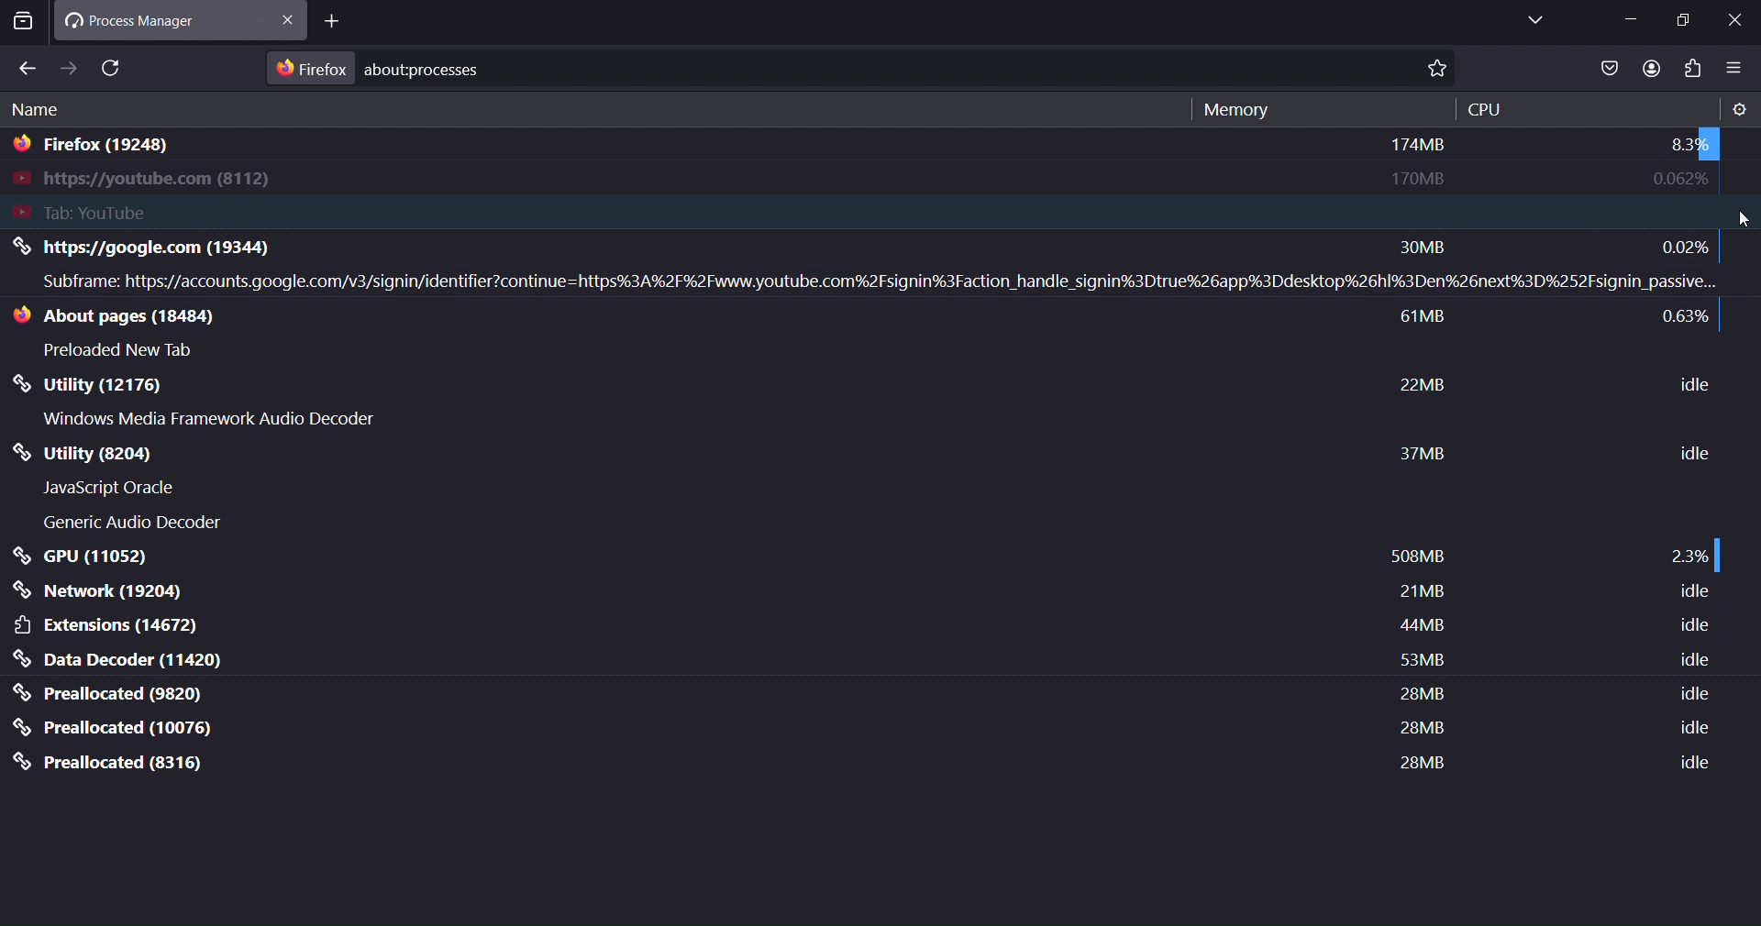 This screenshot has width=1761, height=926. Describe the element at coordinates (334, 17) in the screenshot. I see `close` at that location.